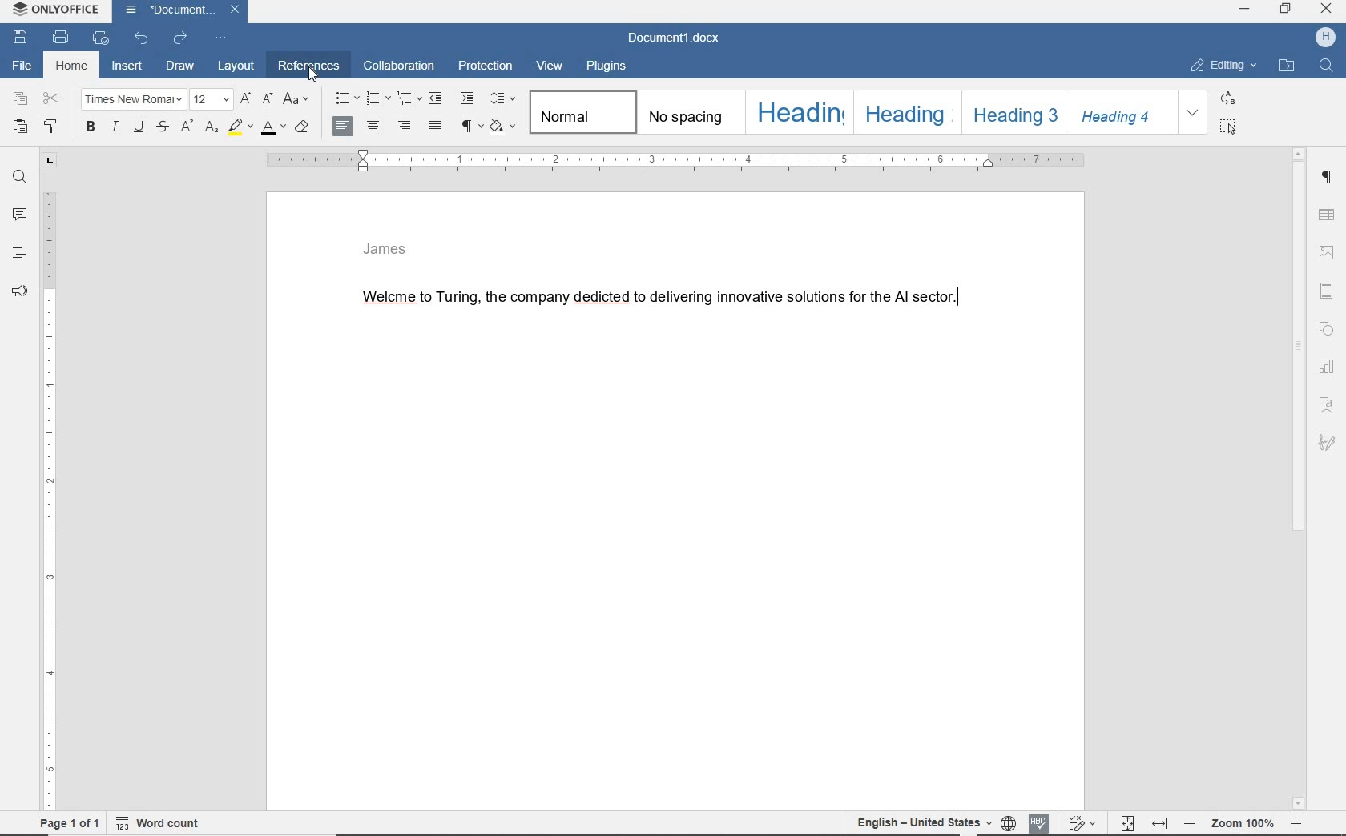 The width and height of the screenshot is (1346, 836). Describe the element at coordinates (62, 38) in the screenshot. I see `print` at that location.